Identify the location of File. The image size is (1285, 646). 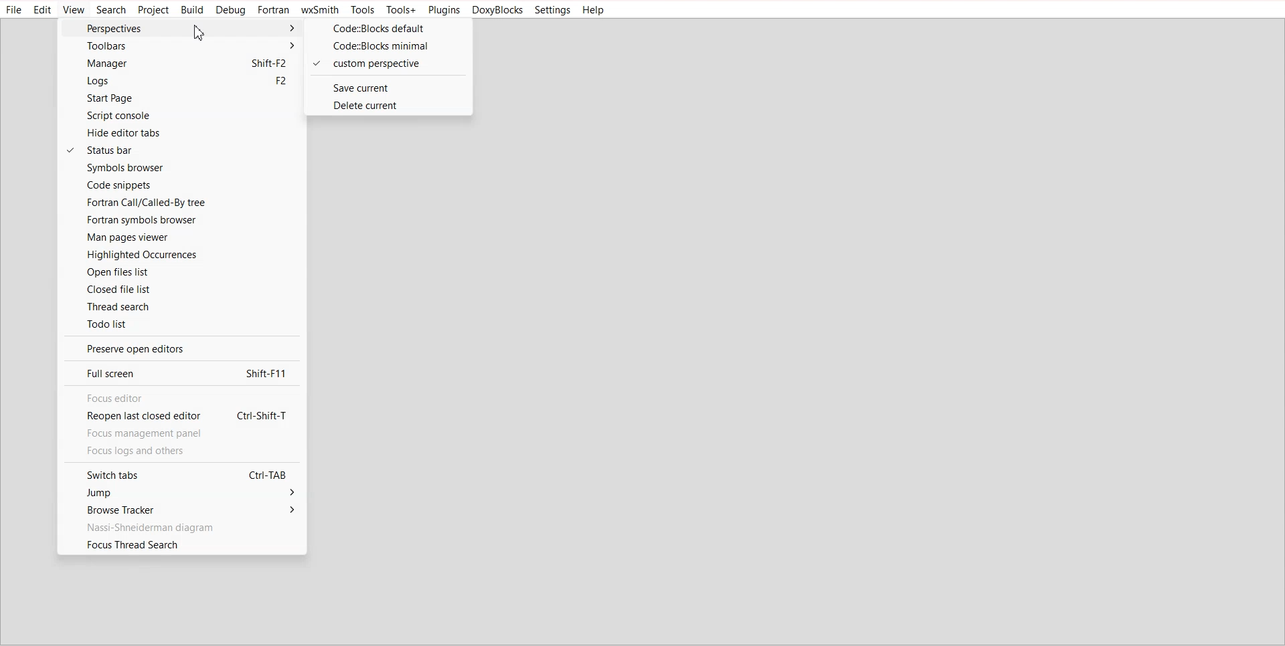
(15, 10).